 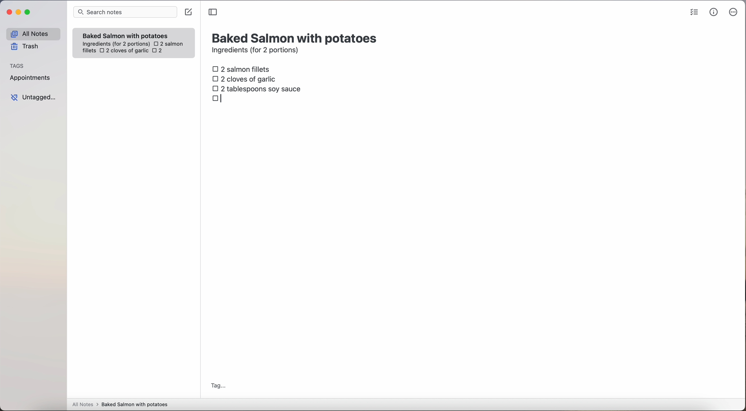 What do you see at coordinates (120, 404) in the screenshot?
I see `all notes > baked Salmon with potatoes` at bounding box center [120, 404].